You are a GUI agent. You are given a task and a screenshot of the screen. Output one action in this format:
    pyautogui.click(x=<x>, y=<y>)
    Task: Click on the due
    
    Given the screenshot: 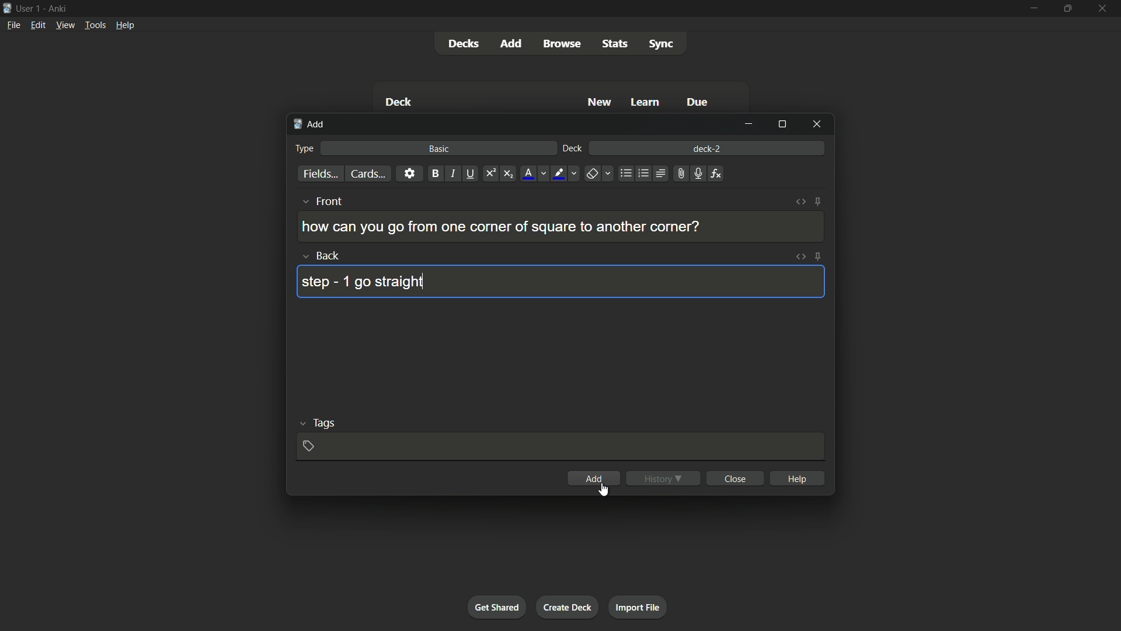 What is the action you would take?
    pyautogui.click(x=695, y=103)
    